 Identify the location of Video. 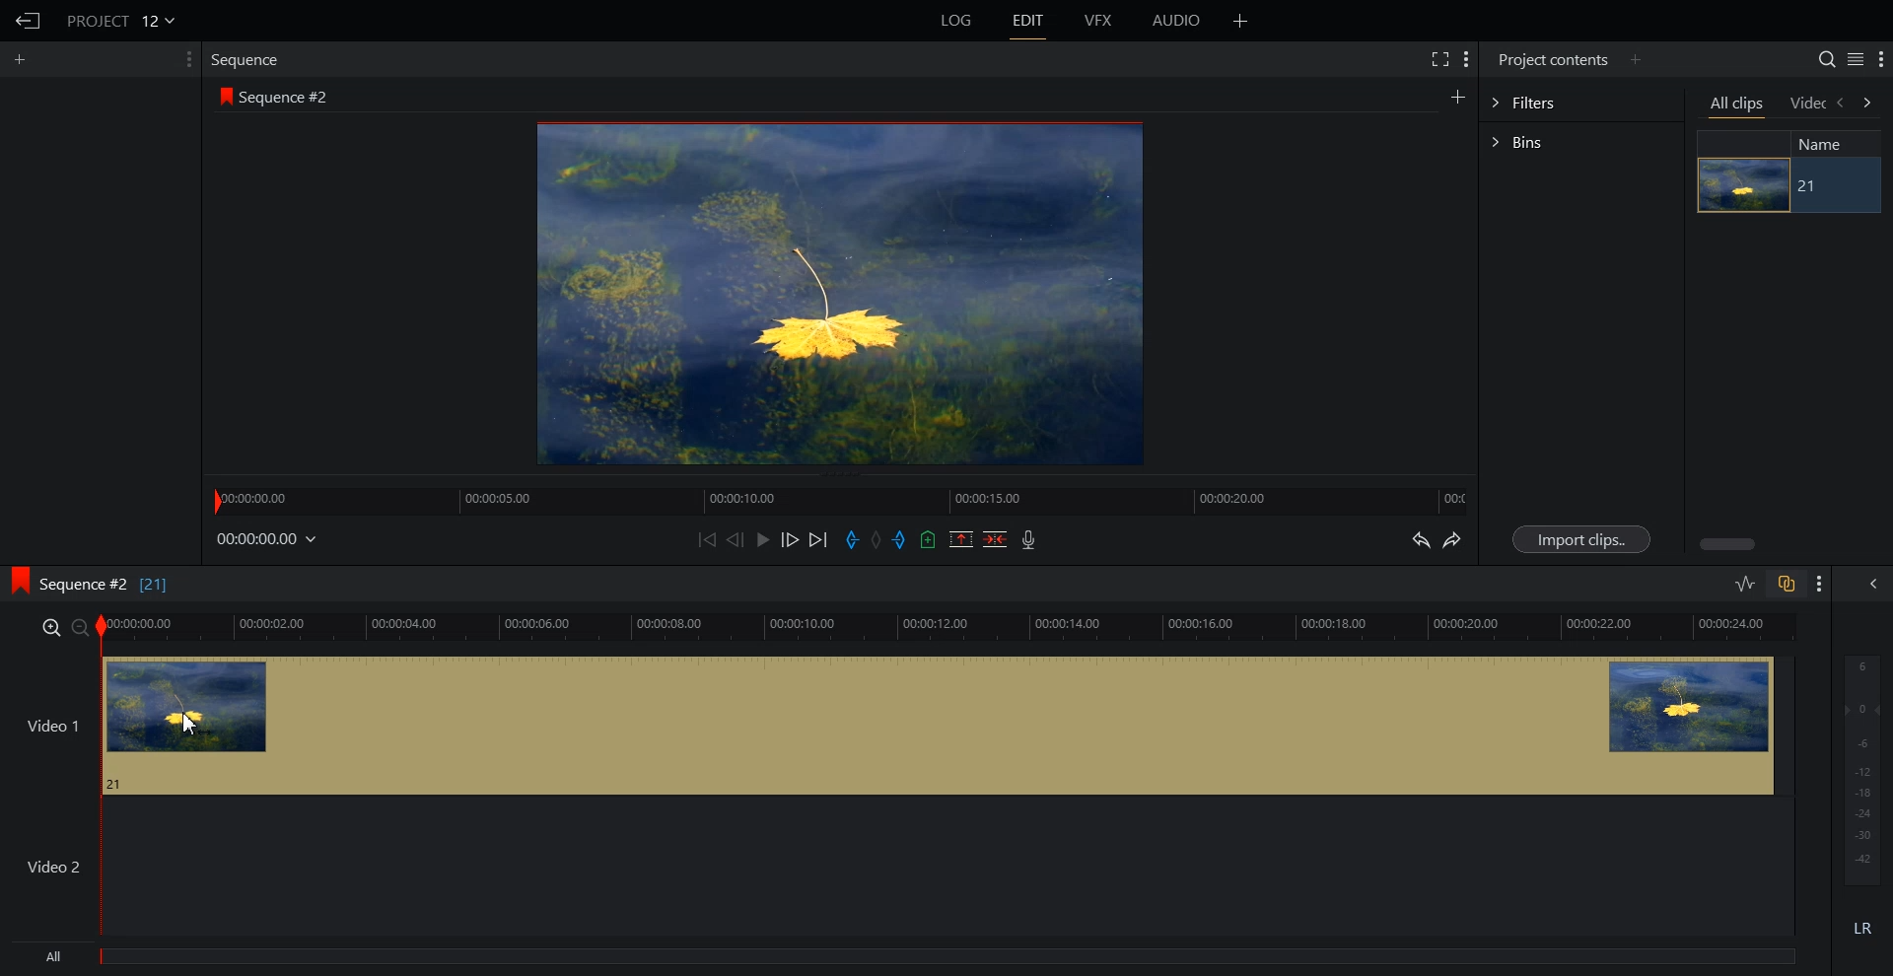
(1807, 104).